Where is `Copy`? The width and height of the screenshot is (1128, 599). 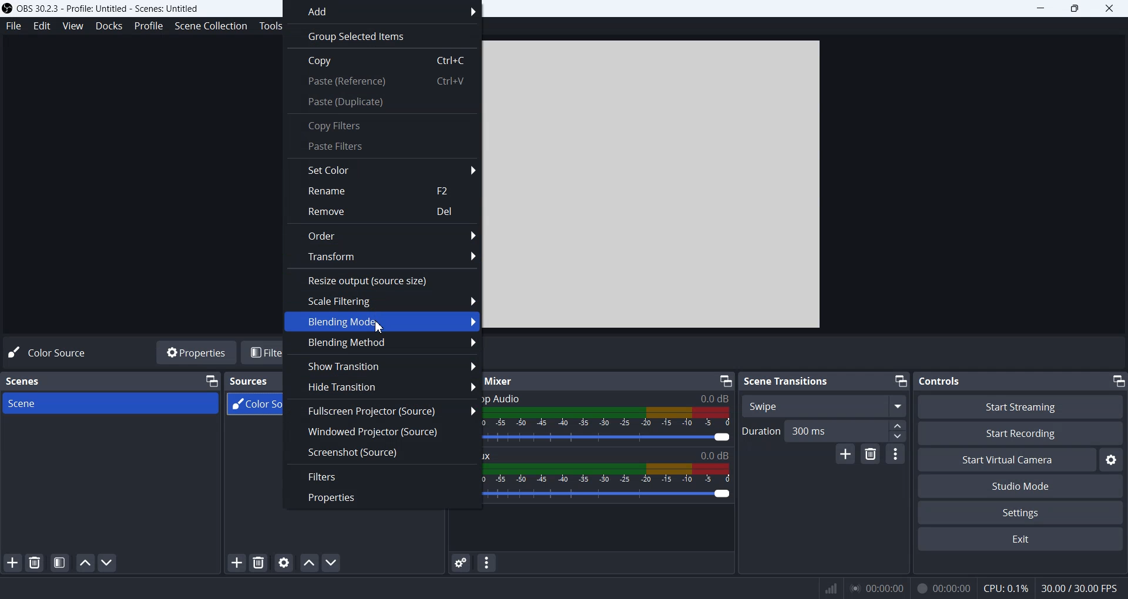
Copy is located at coordinates (382, 59).